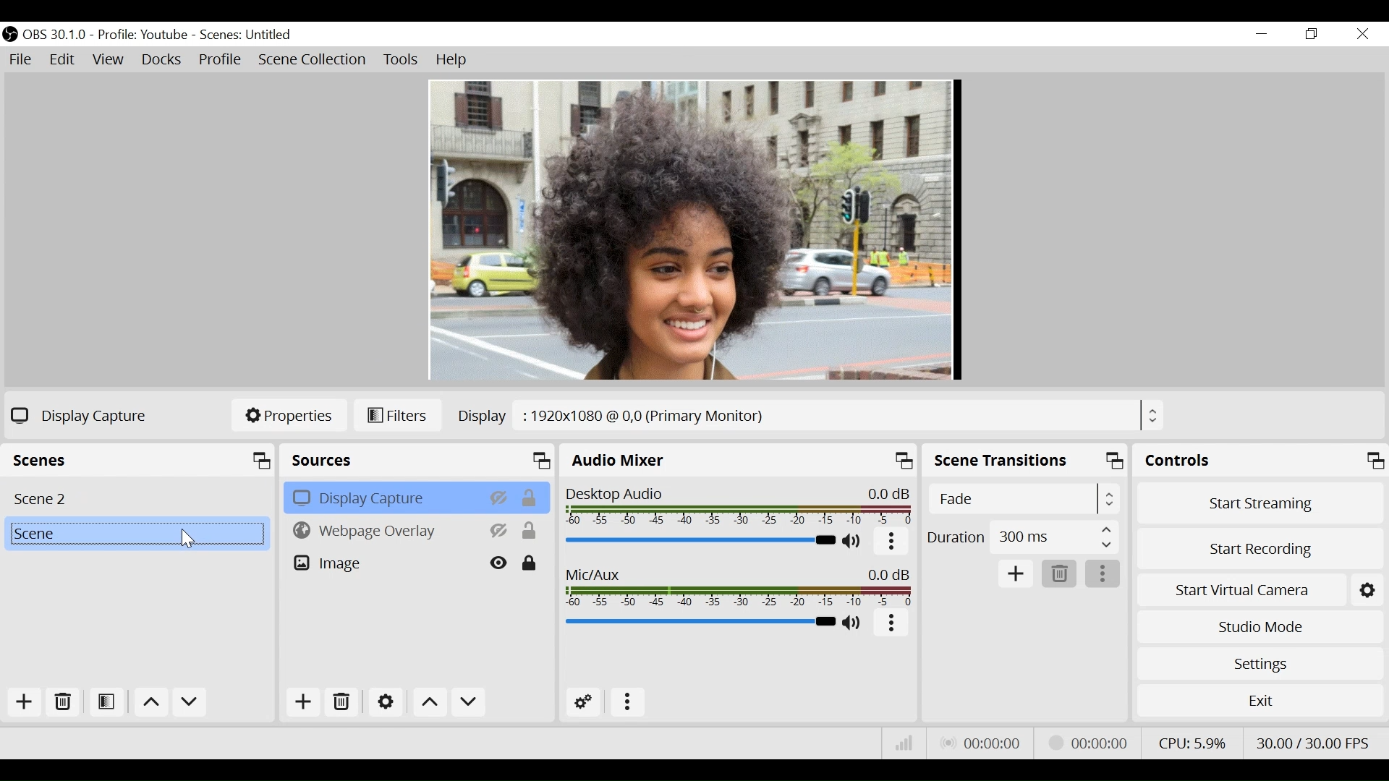 Image resolution: width=1389 pixels, height=781 pixels. I want to click on Preview, so click(694, 231).